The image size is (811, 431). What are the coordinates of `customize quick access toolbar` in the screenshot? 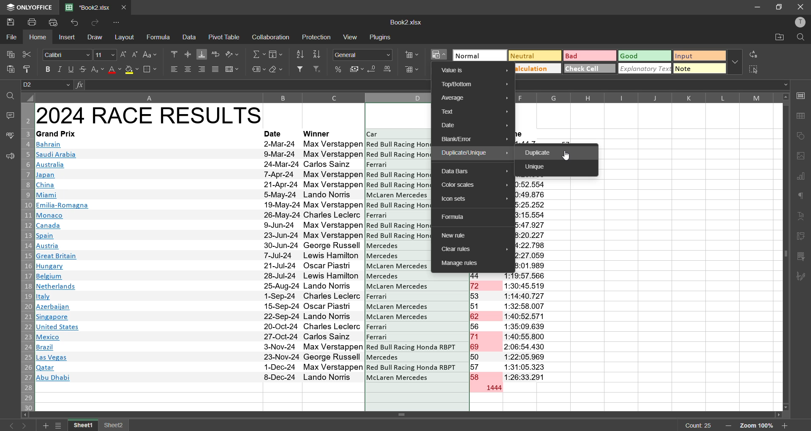 It's located at (118, 22).